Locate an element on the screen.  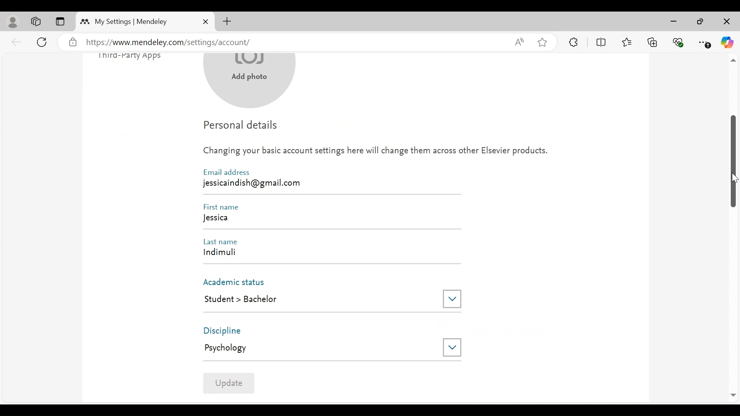
Extensions is located at coordinates (574, 42).